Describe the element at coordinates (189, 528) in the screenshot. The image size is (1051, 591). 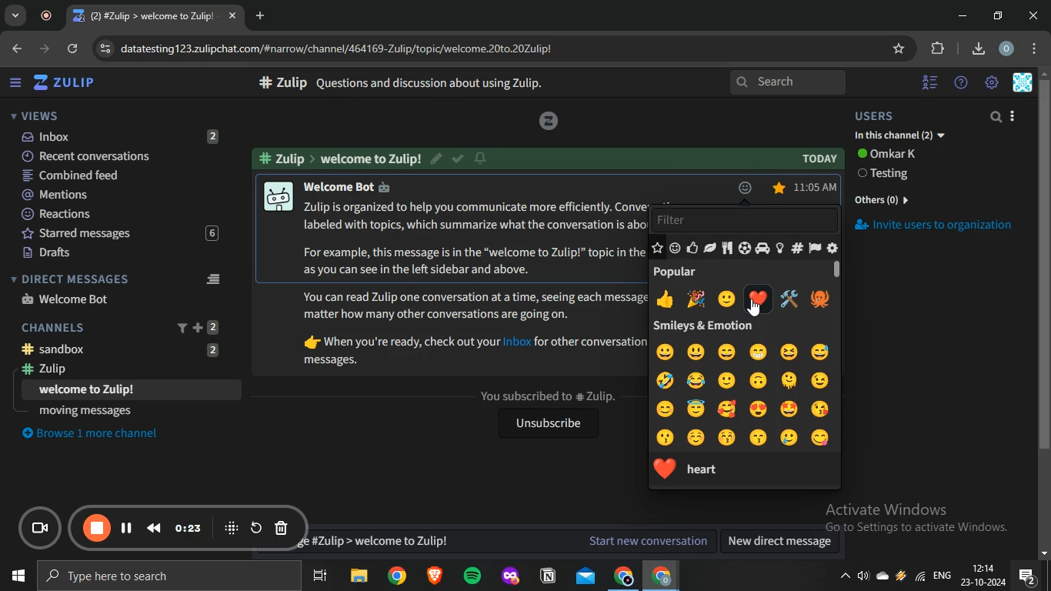
I see `timeline` at that location.